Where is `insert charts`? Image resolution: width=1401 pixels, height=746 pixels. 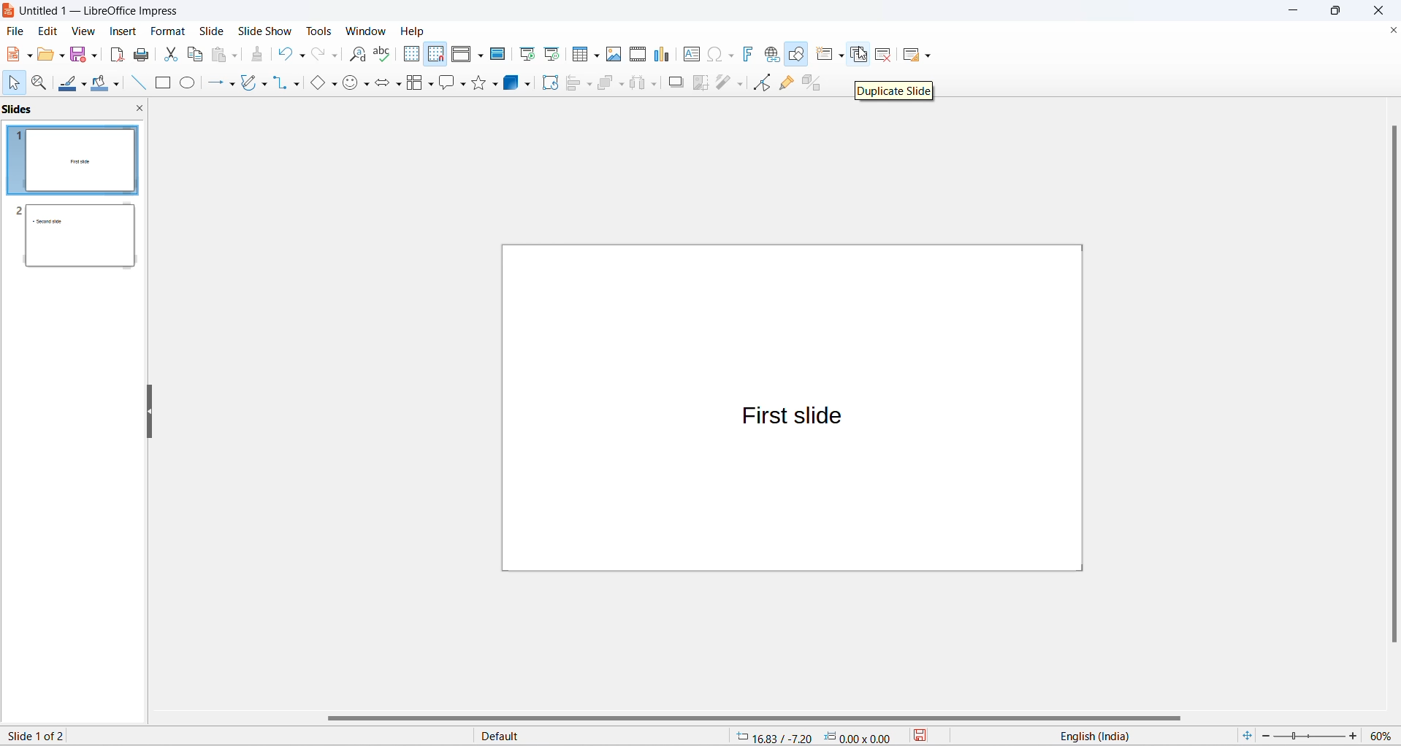
insert charts is located at coordinates (664, 56).